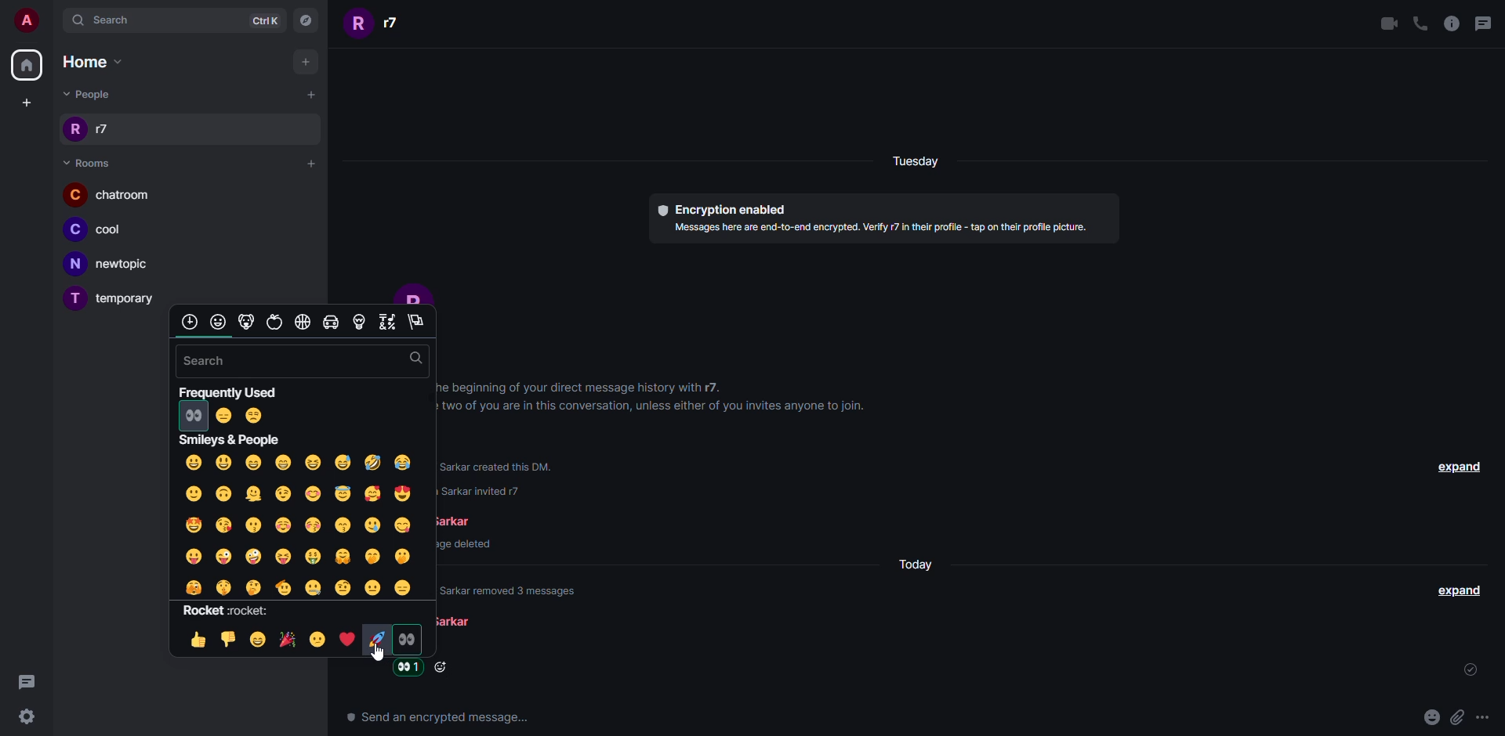 This screenshot has height=736, width=1505. I want to click on encryption enabled, so click(721, 209).